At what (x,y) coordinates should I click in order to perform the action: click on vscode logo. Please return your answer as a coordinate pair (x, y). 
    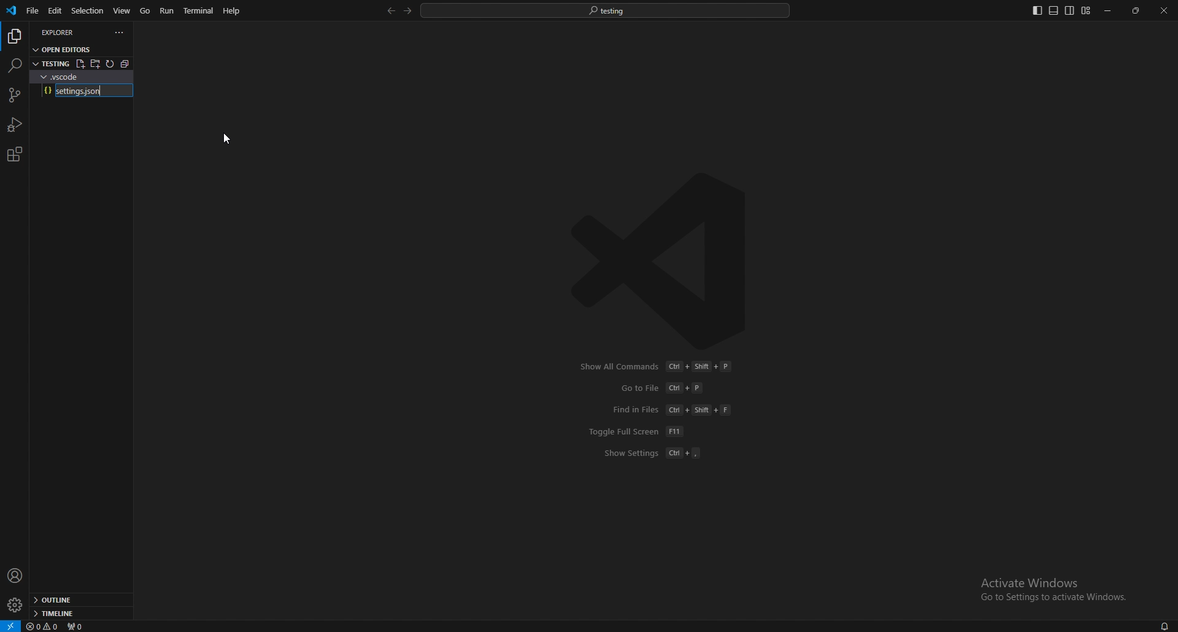
    Looking at the image, I should click on (666, 261).